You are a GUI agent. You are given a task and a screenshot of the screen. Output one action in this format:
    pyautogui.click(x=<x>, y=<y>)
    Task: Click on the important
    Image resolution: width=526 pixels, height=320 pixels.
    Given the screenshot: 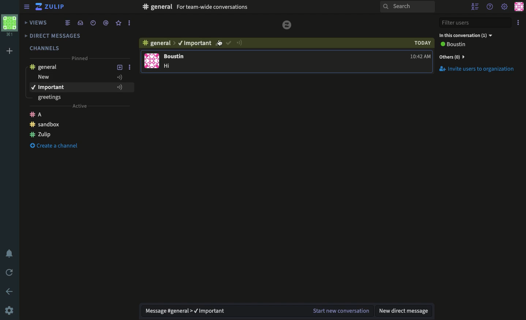 What is the action you would take?
    pyautogui.click(x=71, y=87)
    